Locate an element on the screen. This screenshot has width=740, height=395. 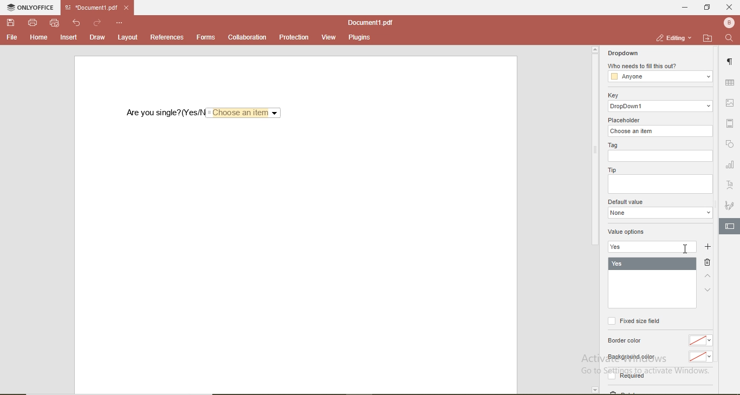
home is located at coordinates (40, 38).